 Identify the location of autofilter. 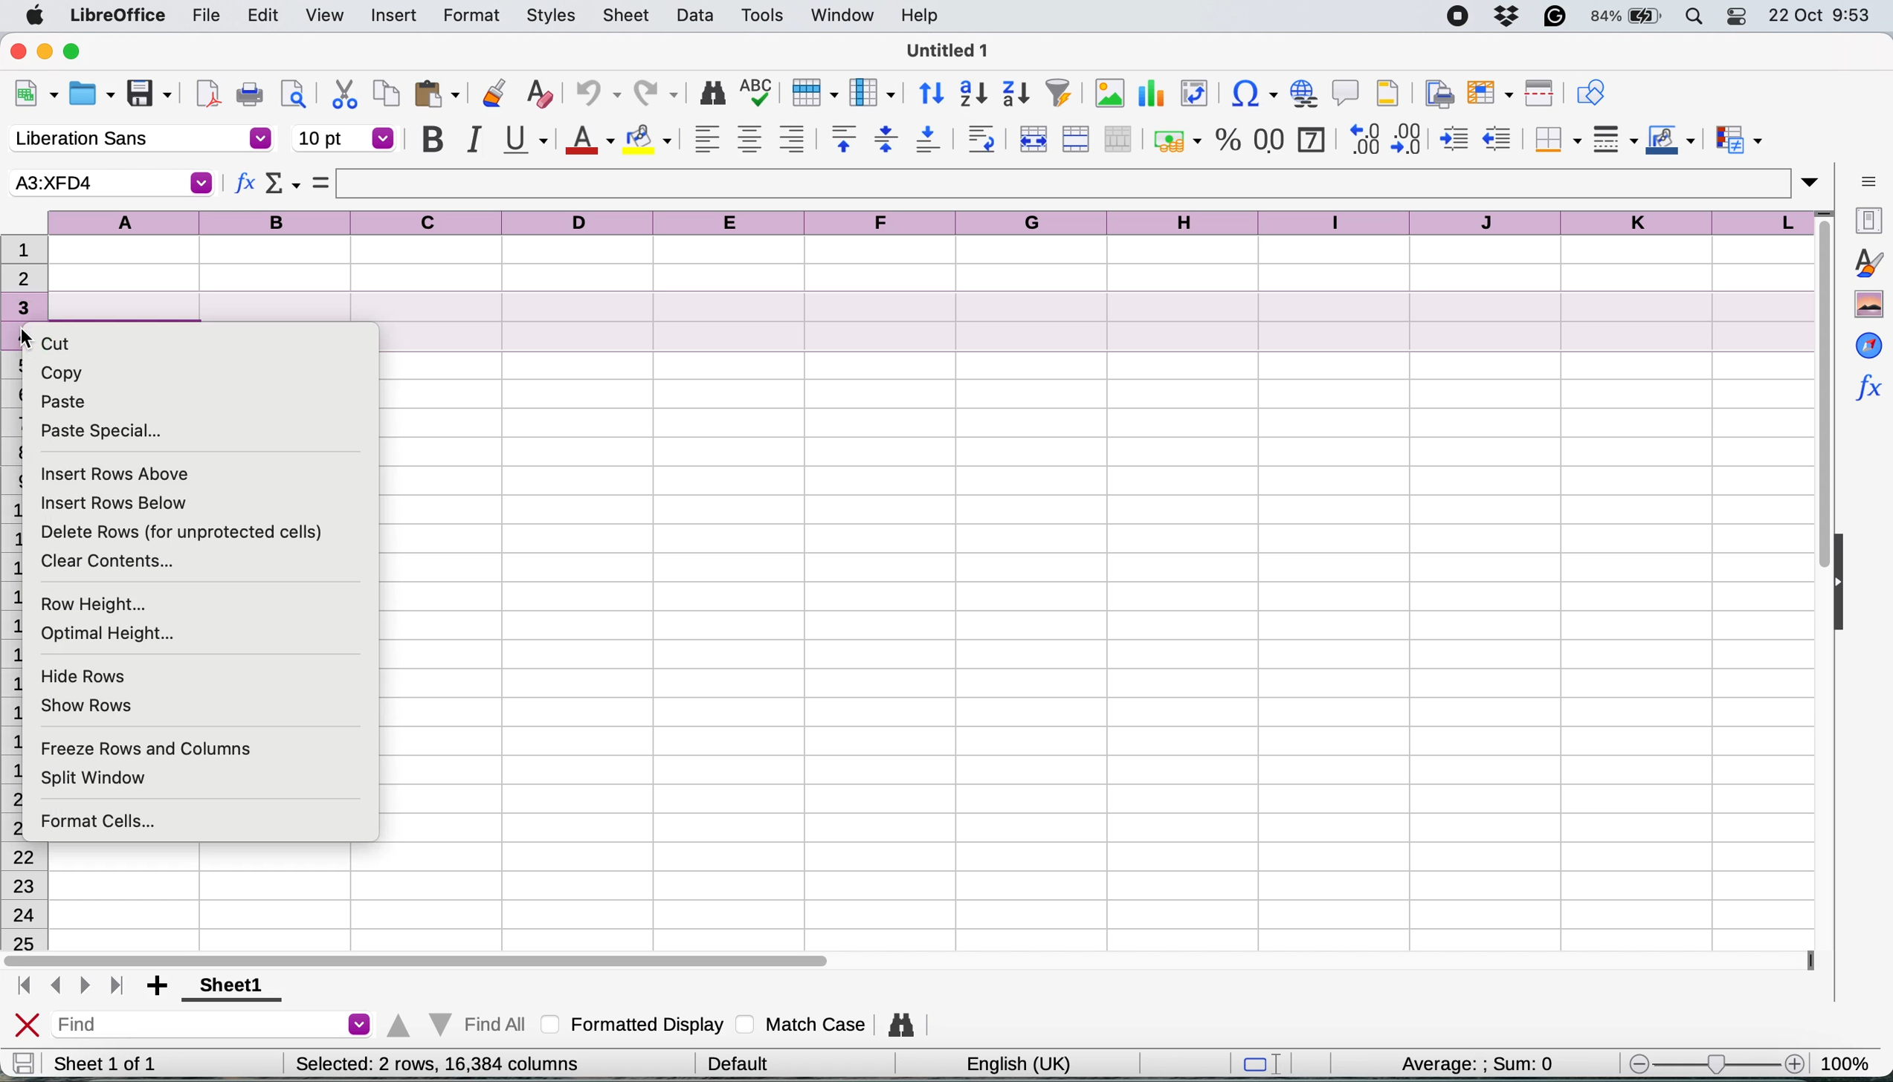
(1058, 94).